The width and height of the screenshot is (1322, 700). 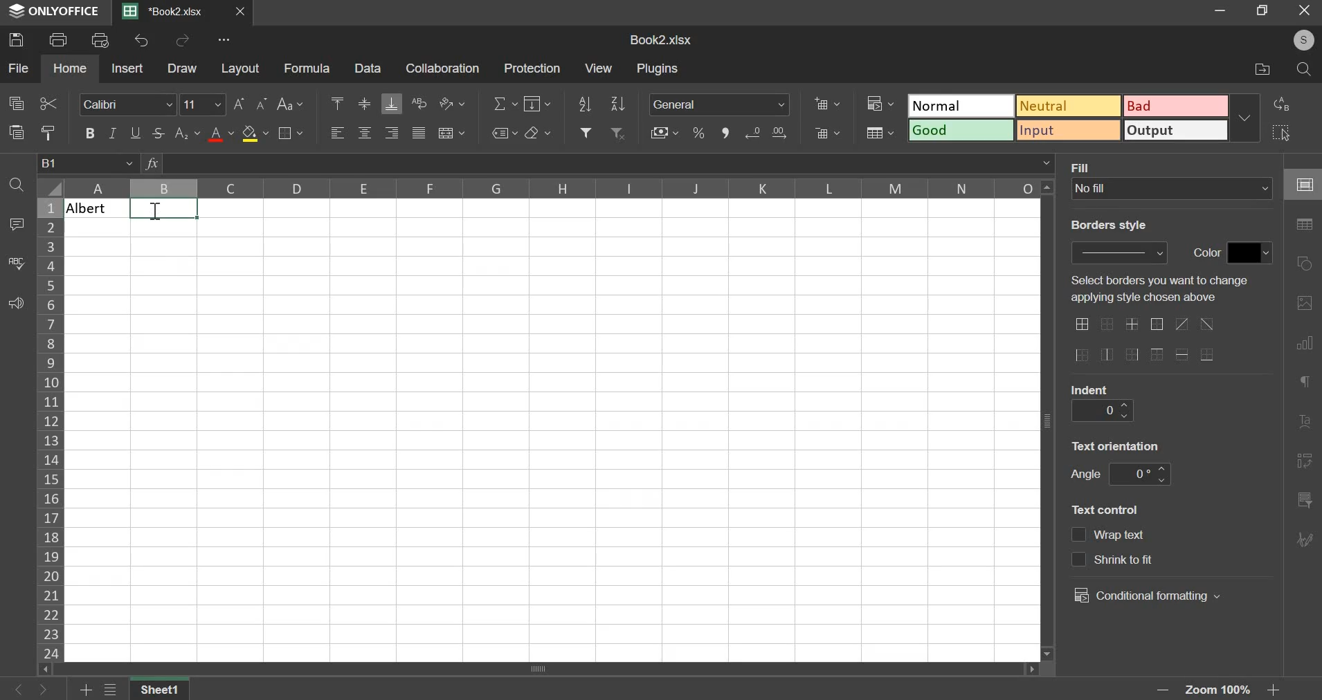 What do you see at coordinates (1302, 183) in the screenshot?
I see `cell settings` at bounding box center [1302, 183].